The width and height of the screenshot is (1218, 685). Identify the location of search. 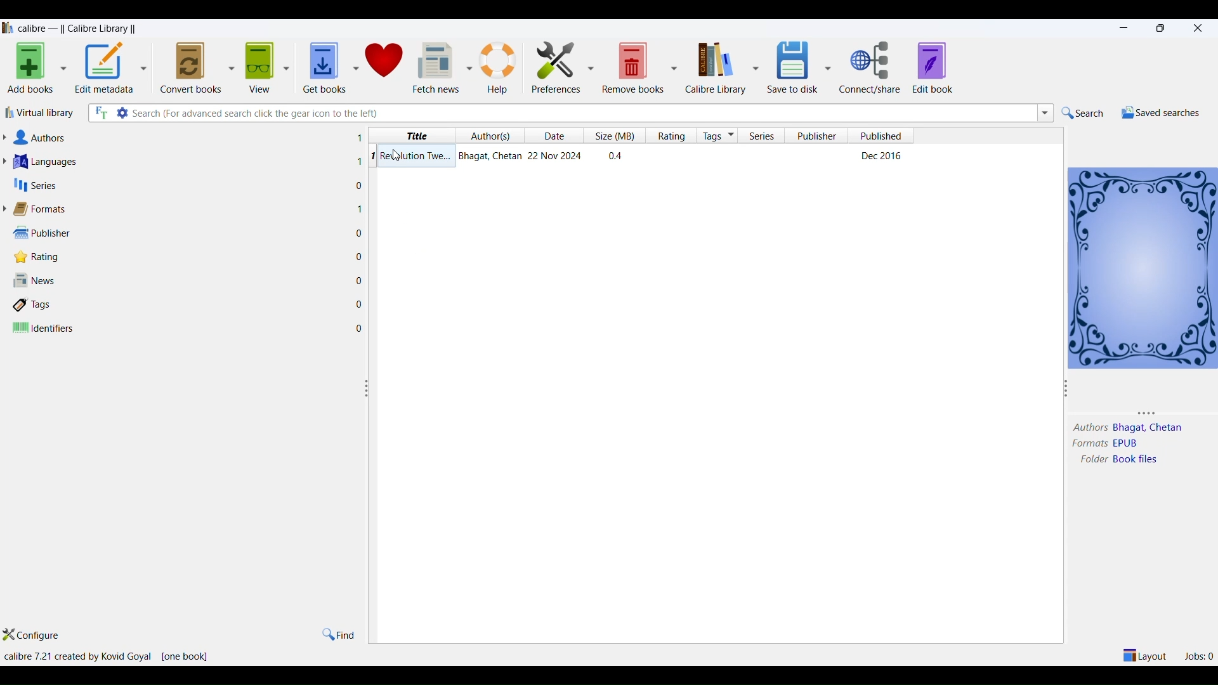
(1082, 112).